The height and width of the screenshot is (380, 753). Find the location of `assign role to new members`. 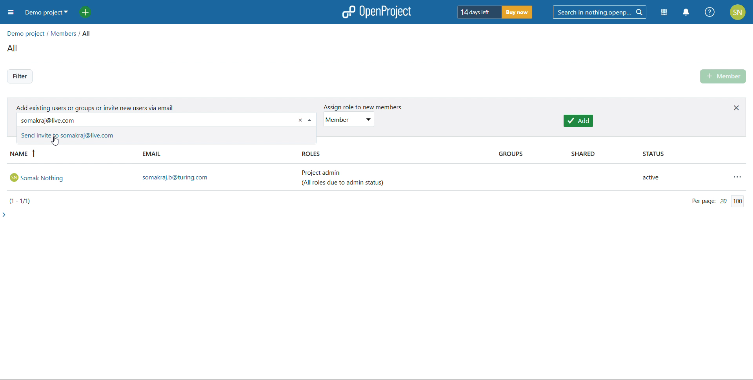

assign role to new members is located at coordinates (359, 107).